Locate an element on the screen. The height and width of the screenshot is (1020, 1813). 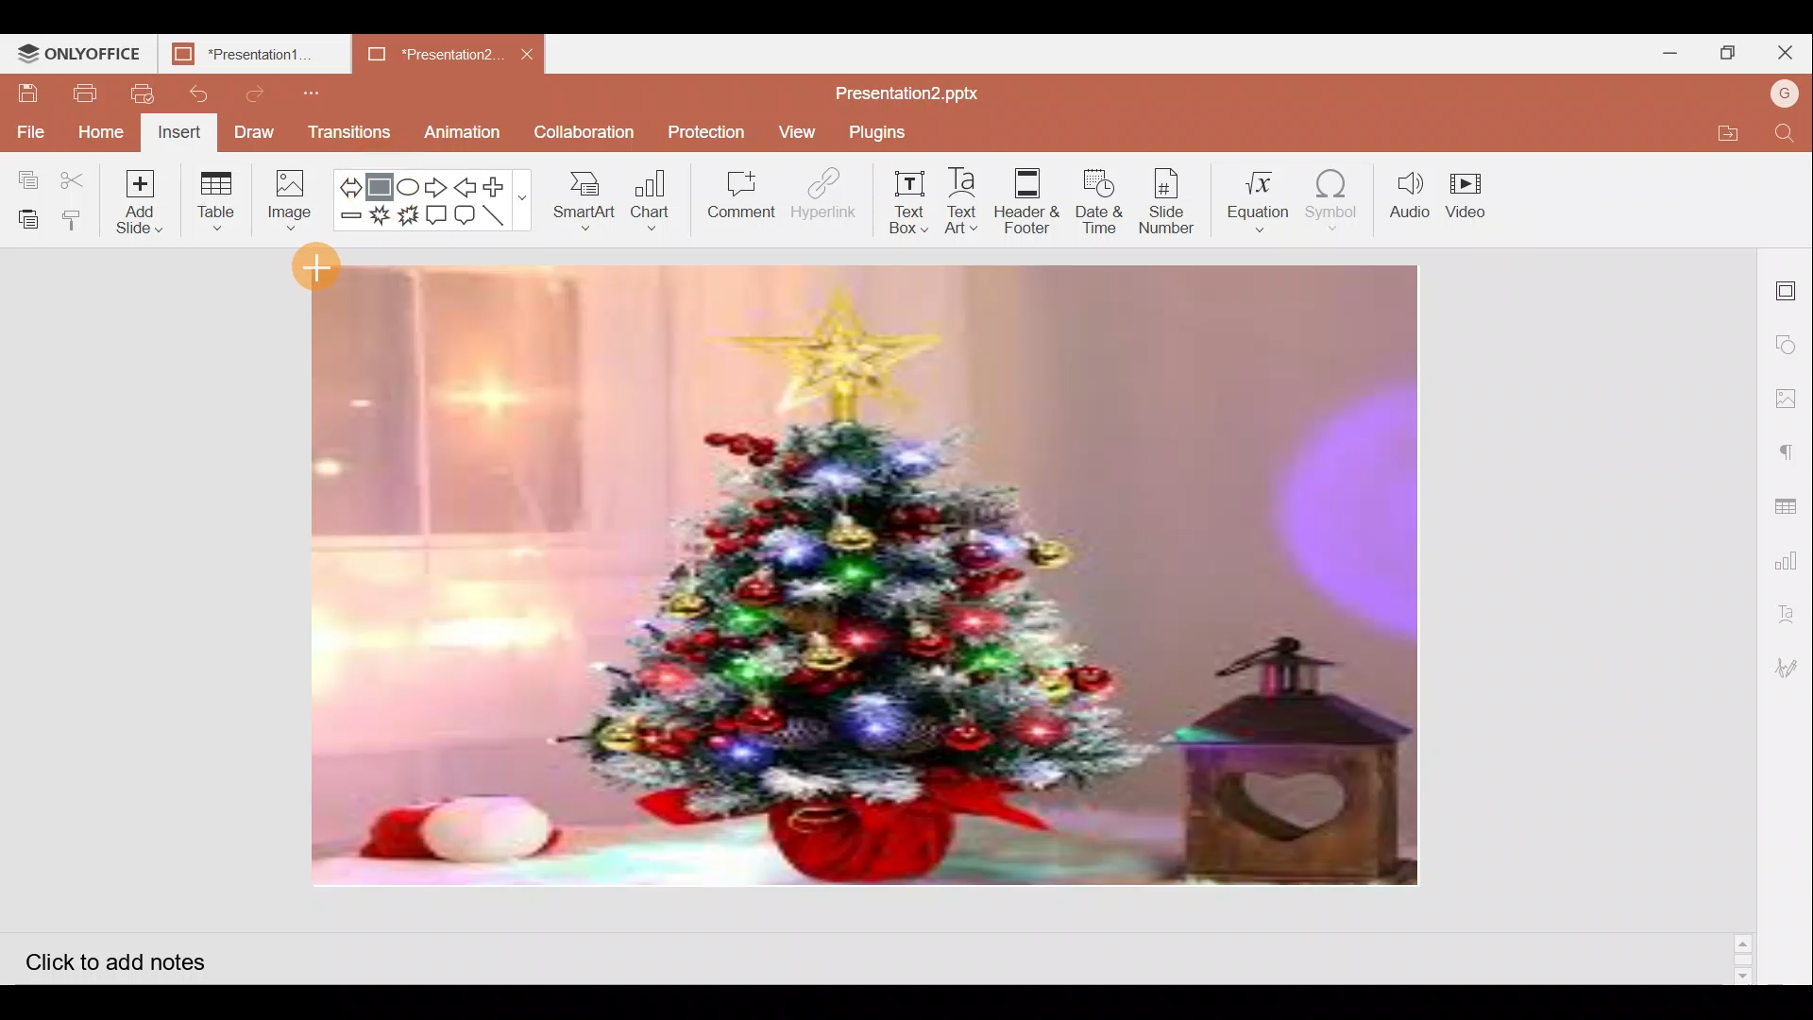
Line is located at coordinates (500, 218).